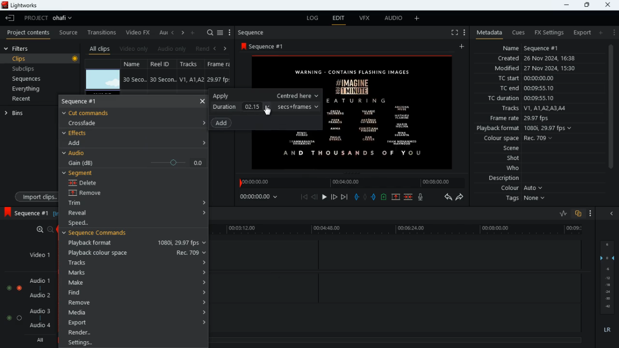 The width and height of the screenshot is (619, 348). What do you see at coordinates (28, 79) in the screenshot?
I see `sequences` at bounding box center [28, 79].